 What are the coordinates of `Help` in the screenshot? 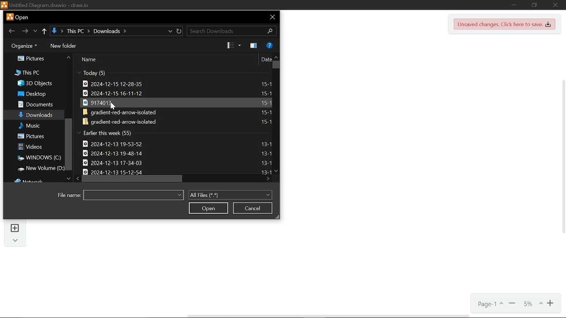 It's located at (271, 46).